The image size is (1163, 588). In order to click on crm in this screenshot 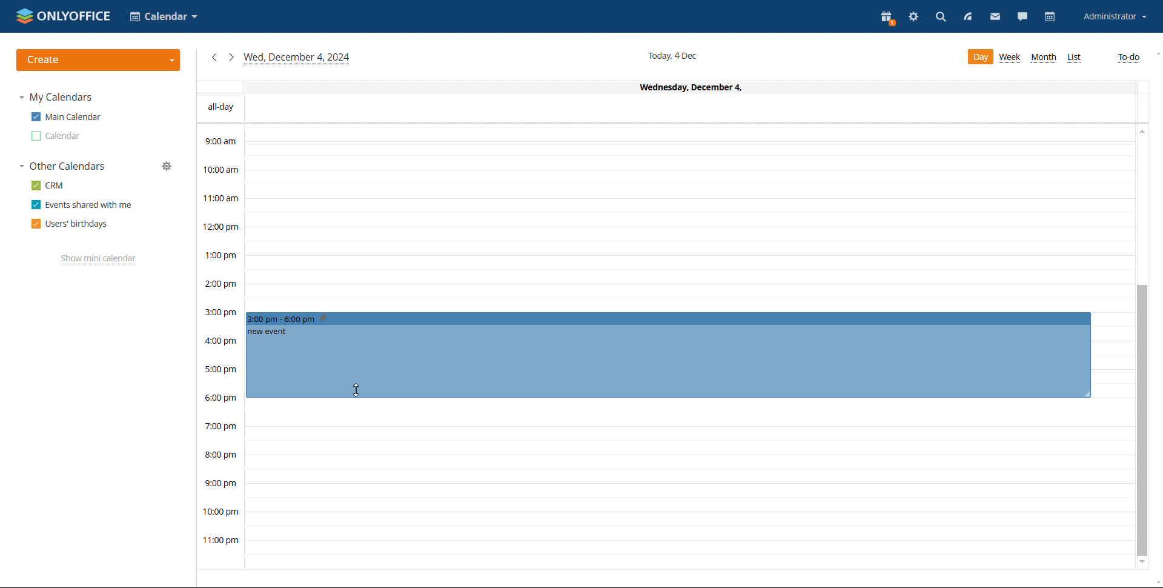, I will do `click(48, 185)`.